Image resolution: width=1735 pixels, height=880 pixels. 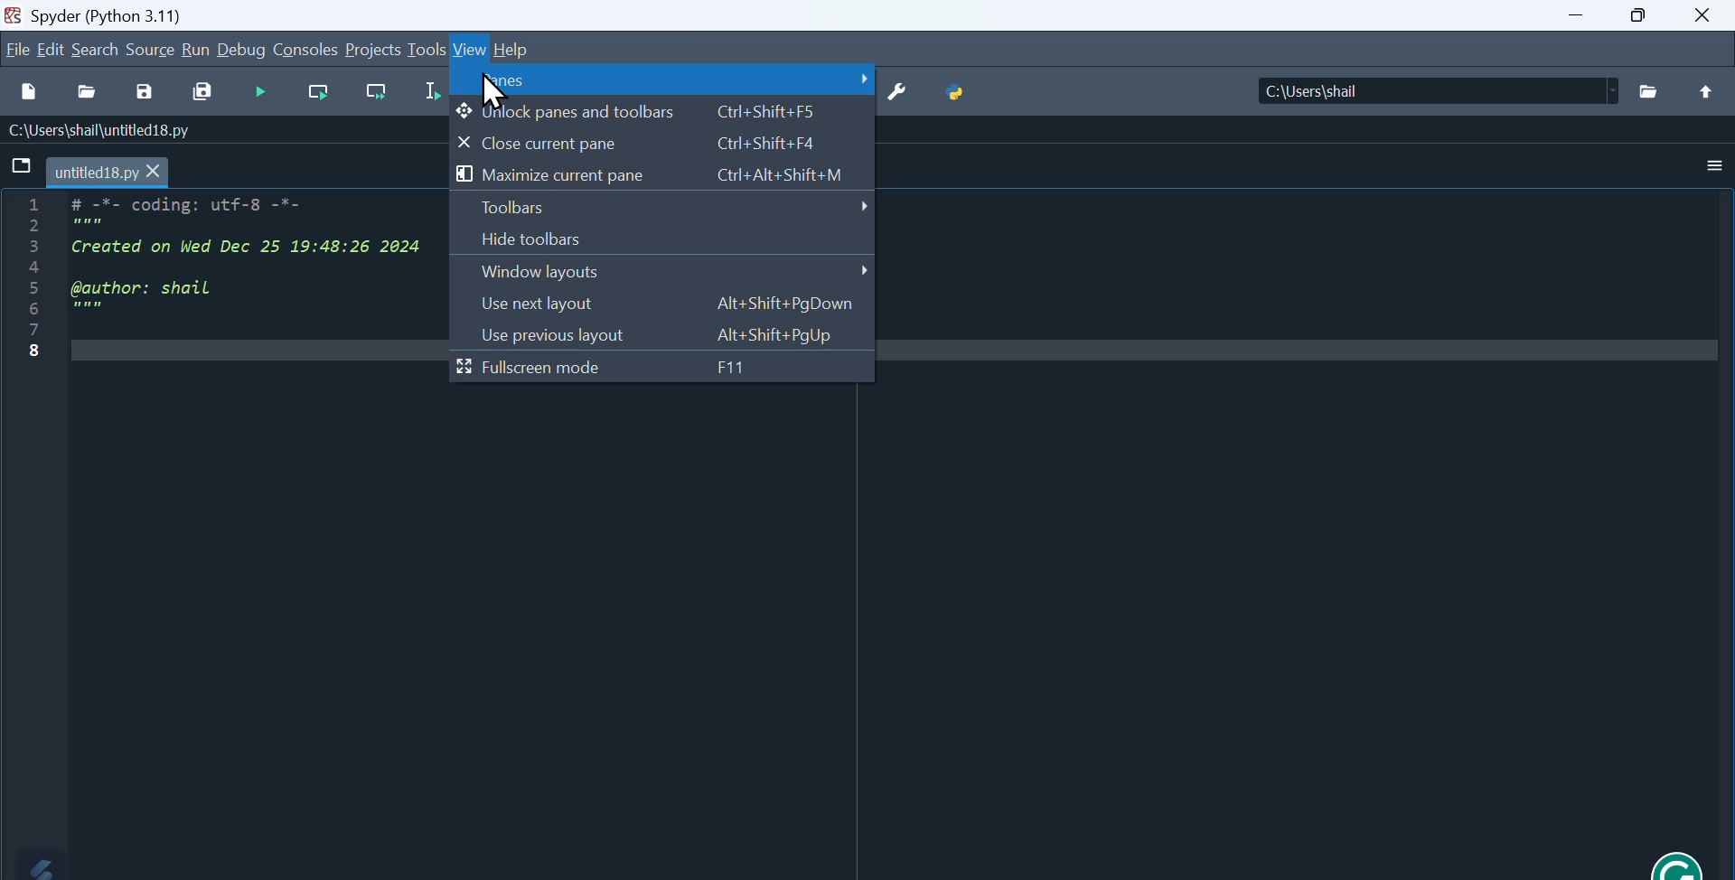 I want to click on , so click(x=1709, y=92).